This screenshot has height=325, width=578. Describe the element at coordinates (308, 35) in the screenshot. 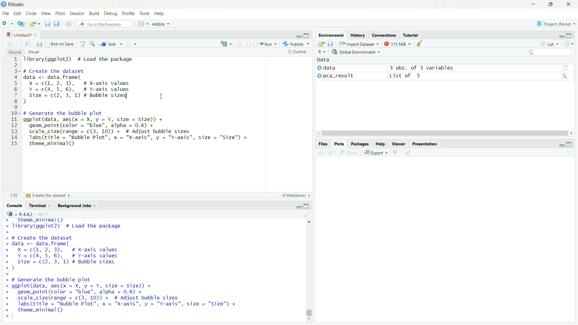

I see `maximize` at that location.